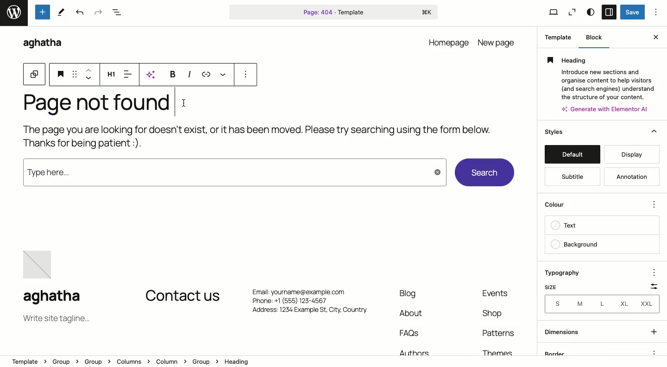 This screenshot has width=667, height=367. I want to click on XL, so click(625, 304).